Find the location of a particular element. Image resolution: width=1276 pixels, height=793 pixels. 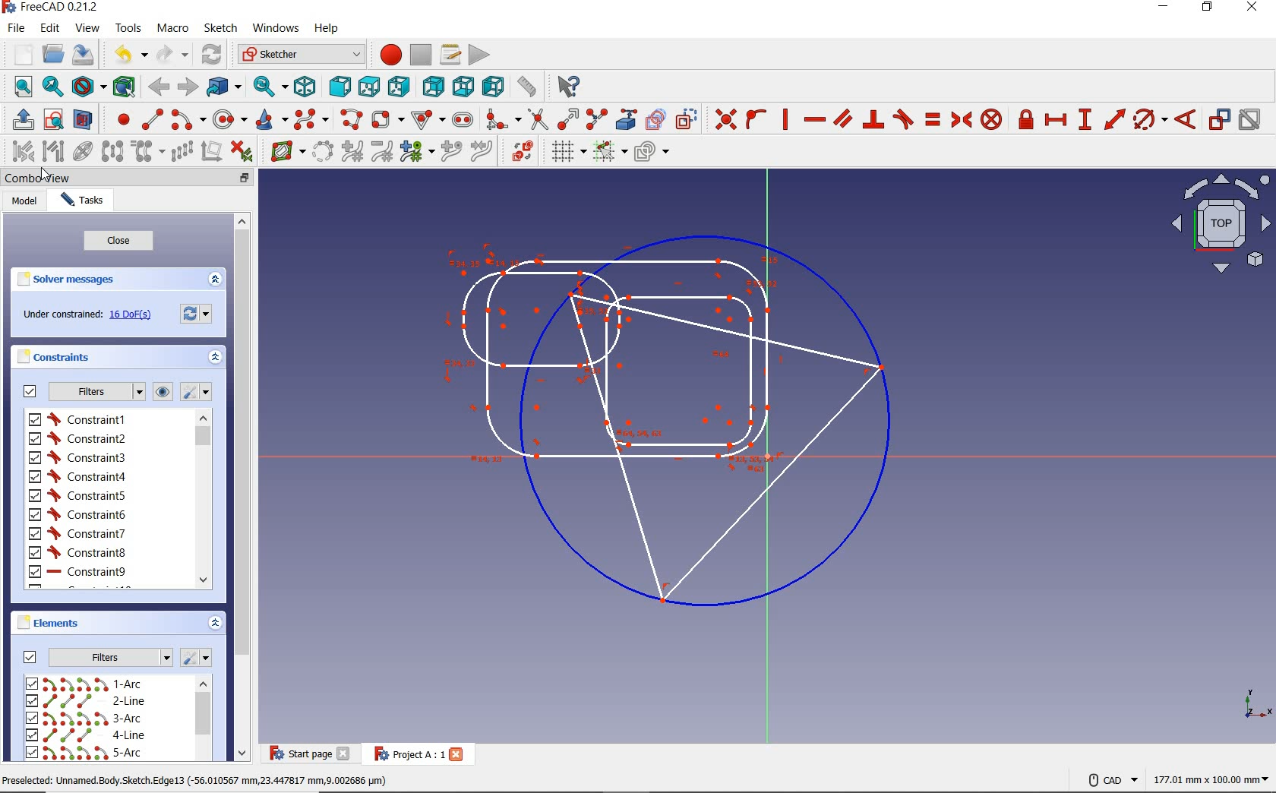

create conic is located at coordinates (268, 119).